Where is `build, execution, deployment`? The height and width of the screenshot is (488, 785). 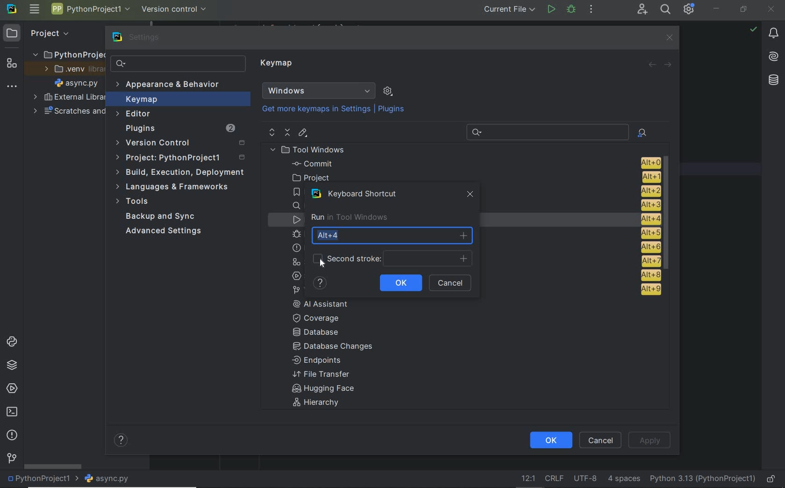
build, execution, deployment is located at coordinates (179, 172).